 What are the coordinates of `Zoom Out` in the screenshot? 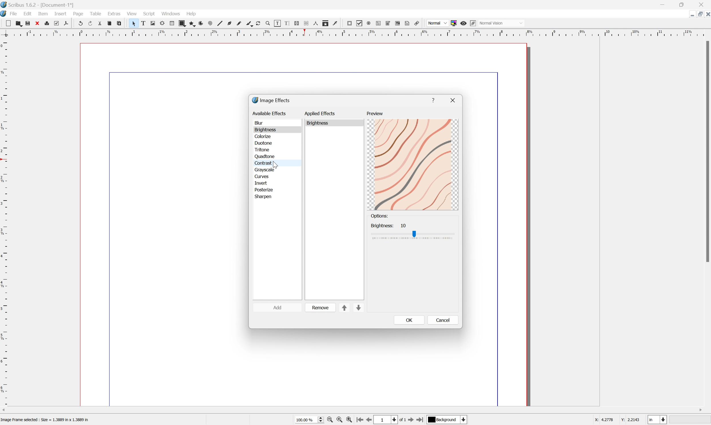 It's located at (330, 420).